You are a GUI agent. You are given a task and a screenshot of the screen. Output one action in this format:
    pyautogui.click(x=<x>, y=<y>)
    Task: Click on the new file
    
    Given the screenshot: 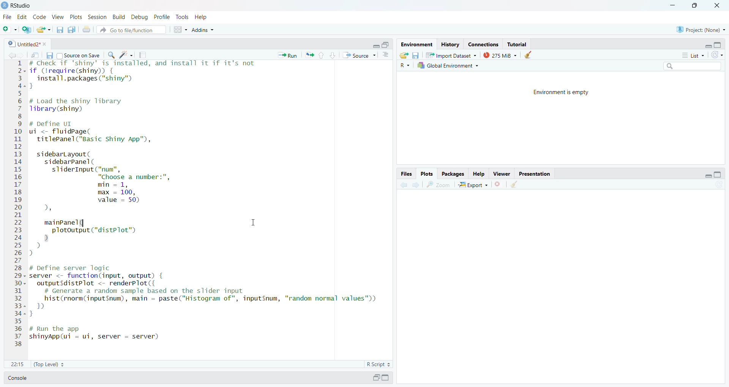 What is the action you would take?
    pyautogui.click(x=10, y=30)
    